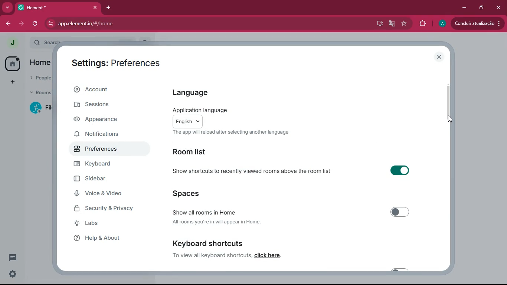 This screenshot has height=285, width=507. Describe the element at coordinates (443, 23) in the screenshot. I see `profile` at that location.